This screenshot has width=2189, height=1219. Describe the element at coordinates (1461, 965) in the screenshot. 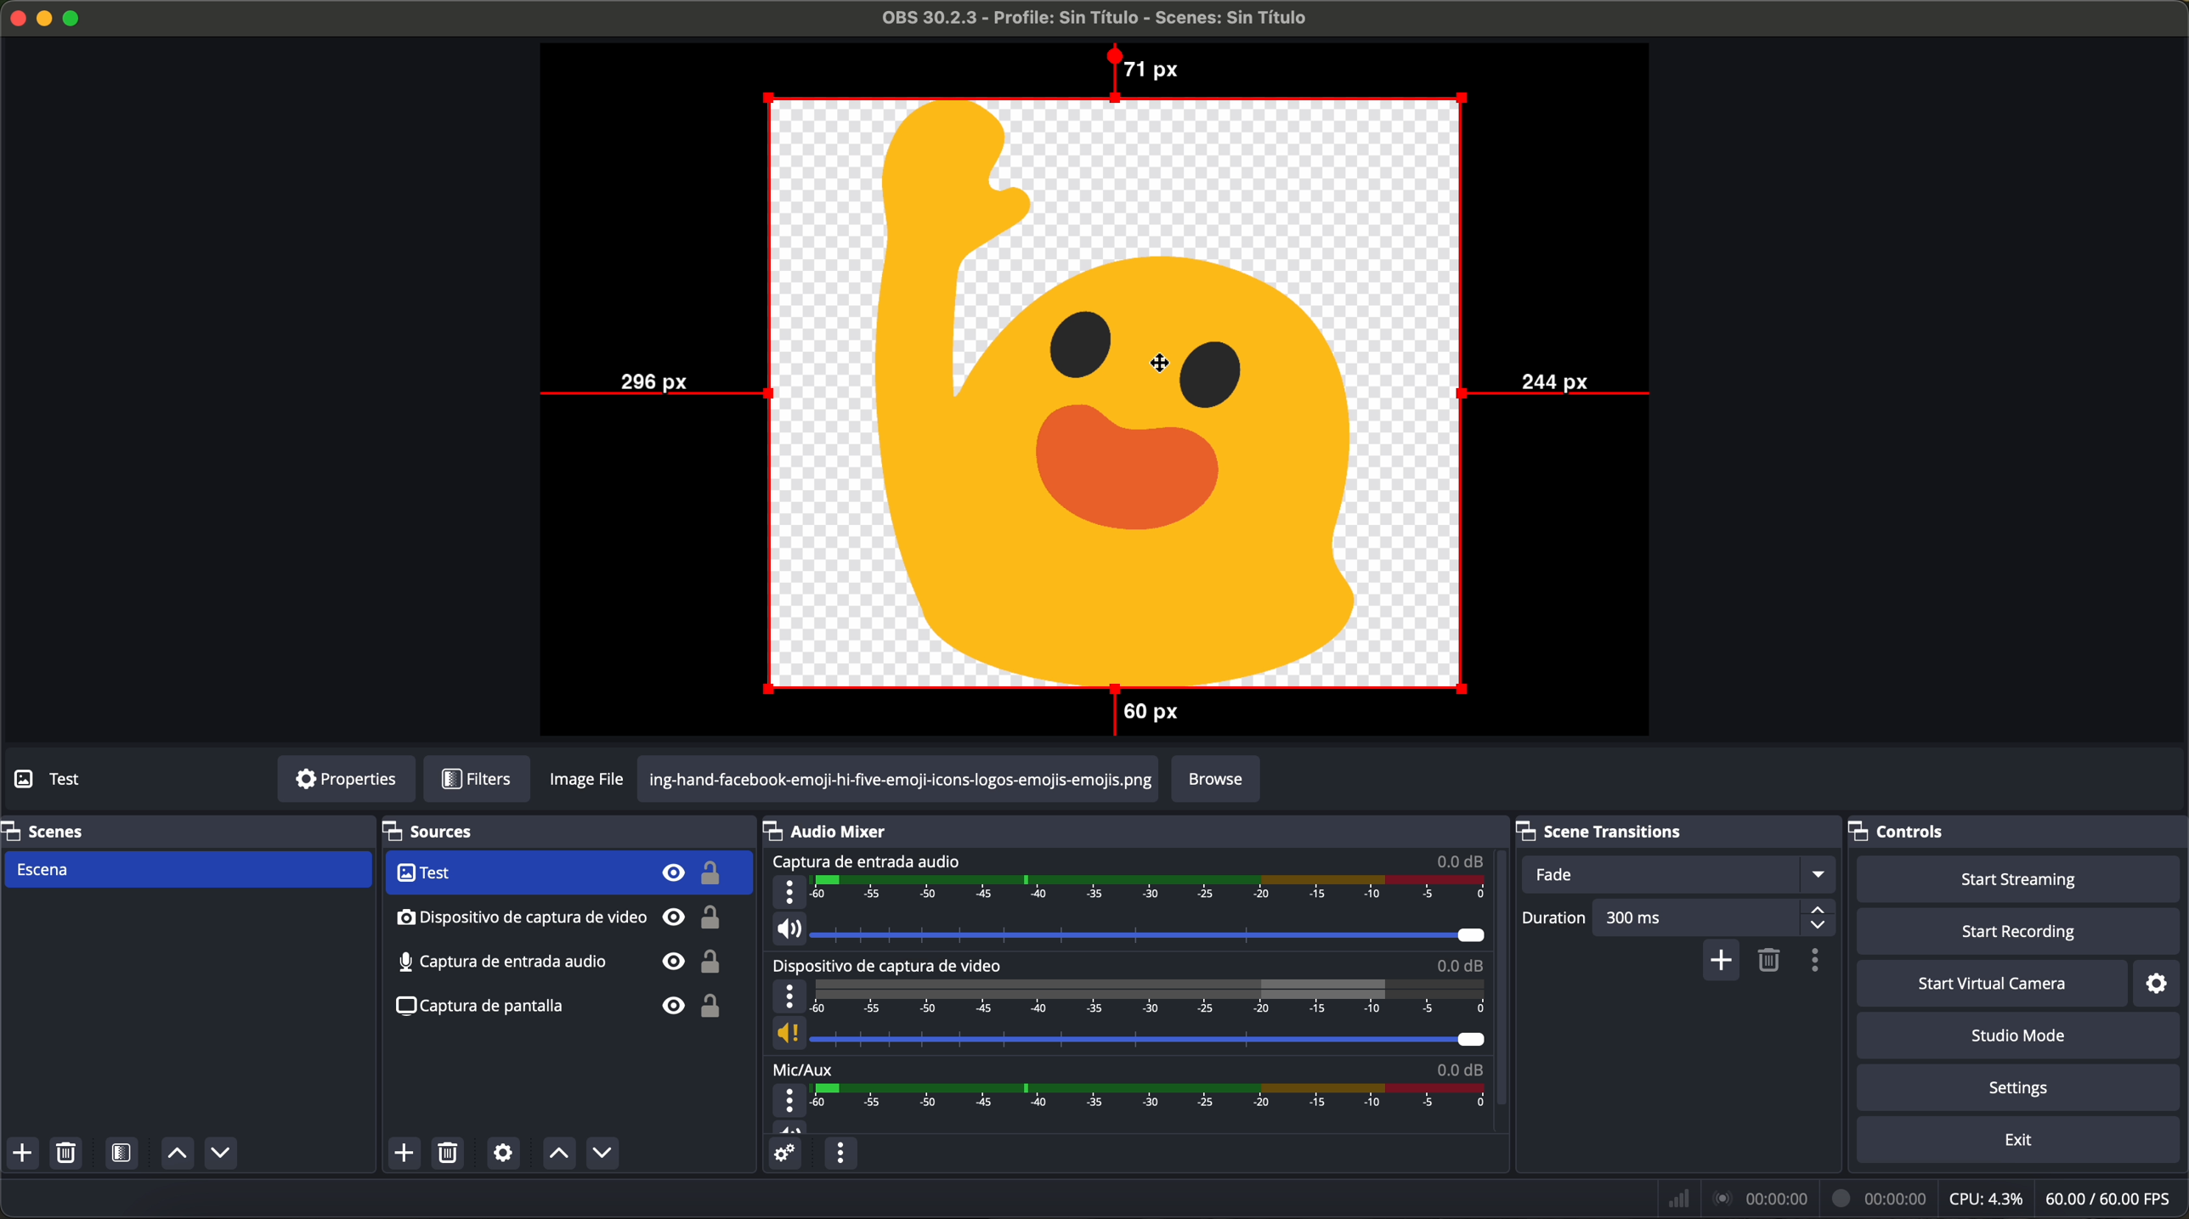

I see `0.0 dB` at that location.